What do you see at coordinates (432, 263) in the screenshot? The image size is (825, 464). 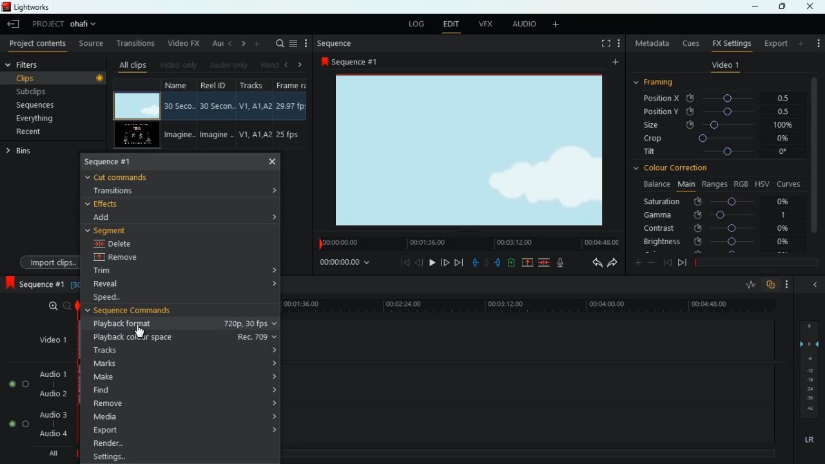 I see `play` at bounding box center [432, 263].